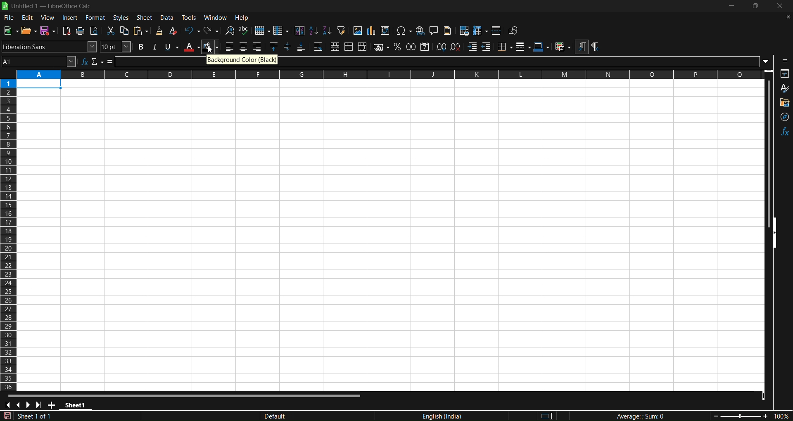 The height and width of the screenshot is (421, 793). What do you see at coordinates (456, 47) in the screenshot?
I see `delete decimal place` at bounding box center [456, 47].